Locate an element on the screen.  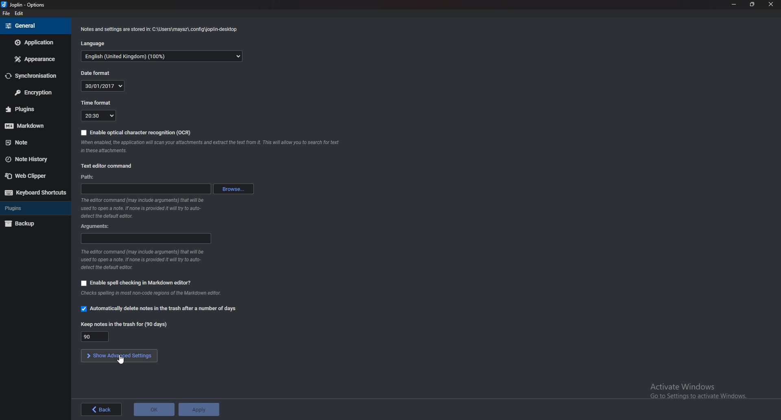
edit is located at coordinates (19, 14).